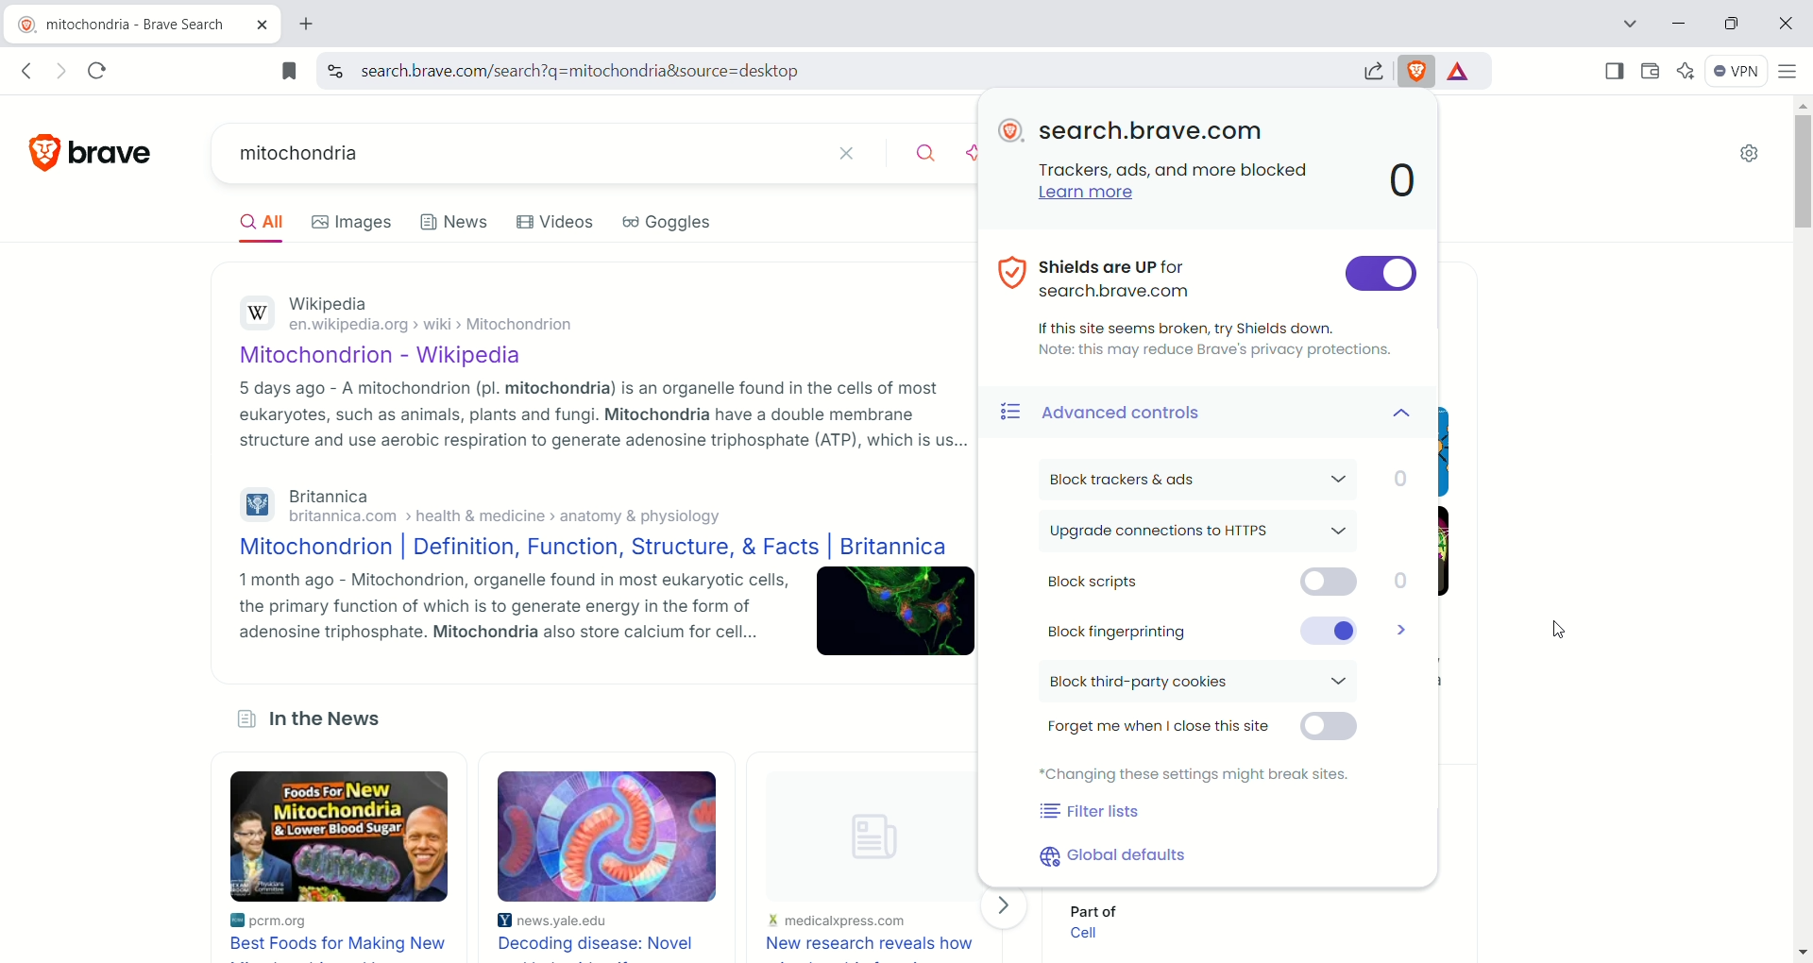 This screenshot has width=1813, height=963. I want to click on Click to go back, hold to see history, so click(26, 72).